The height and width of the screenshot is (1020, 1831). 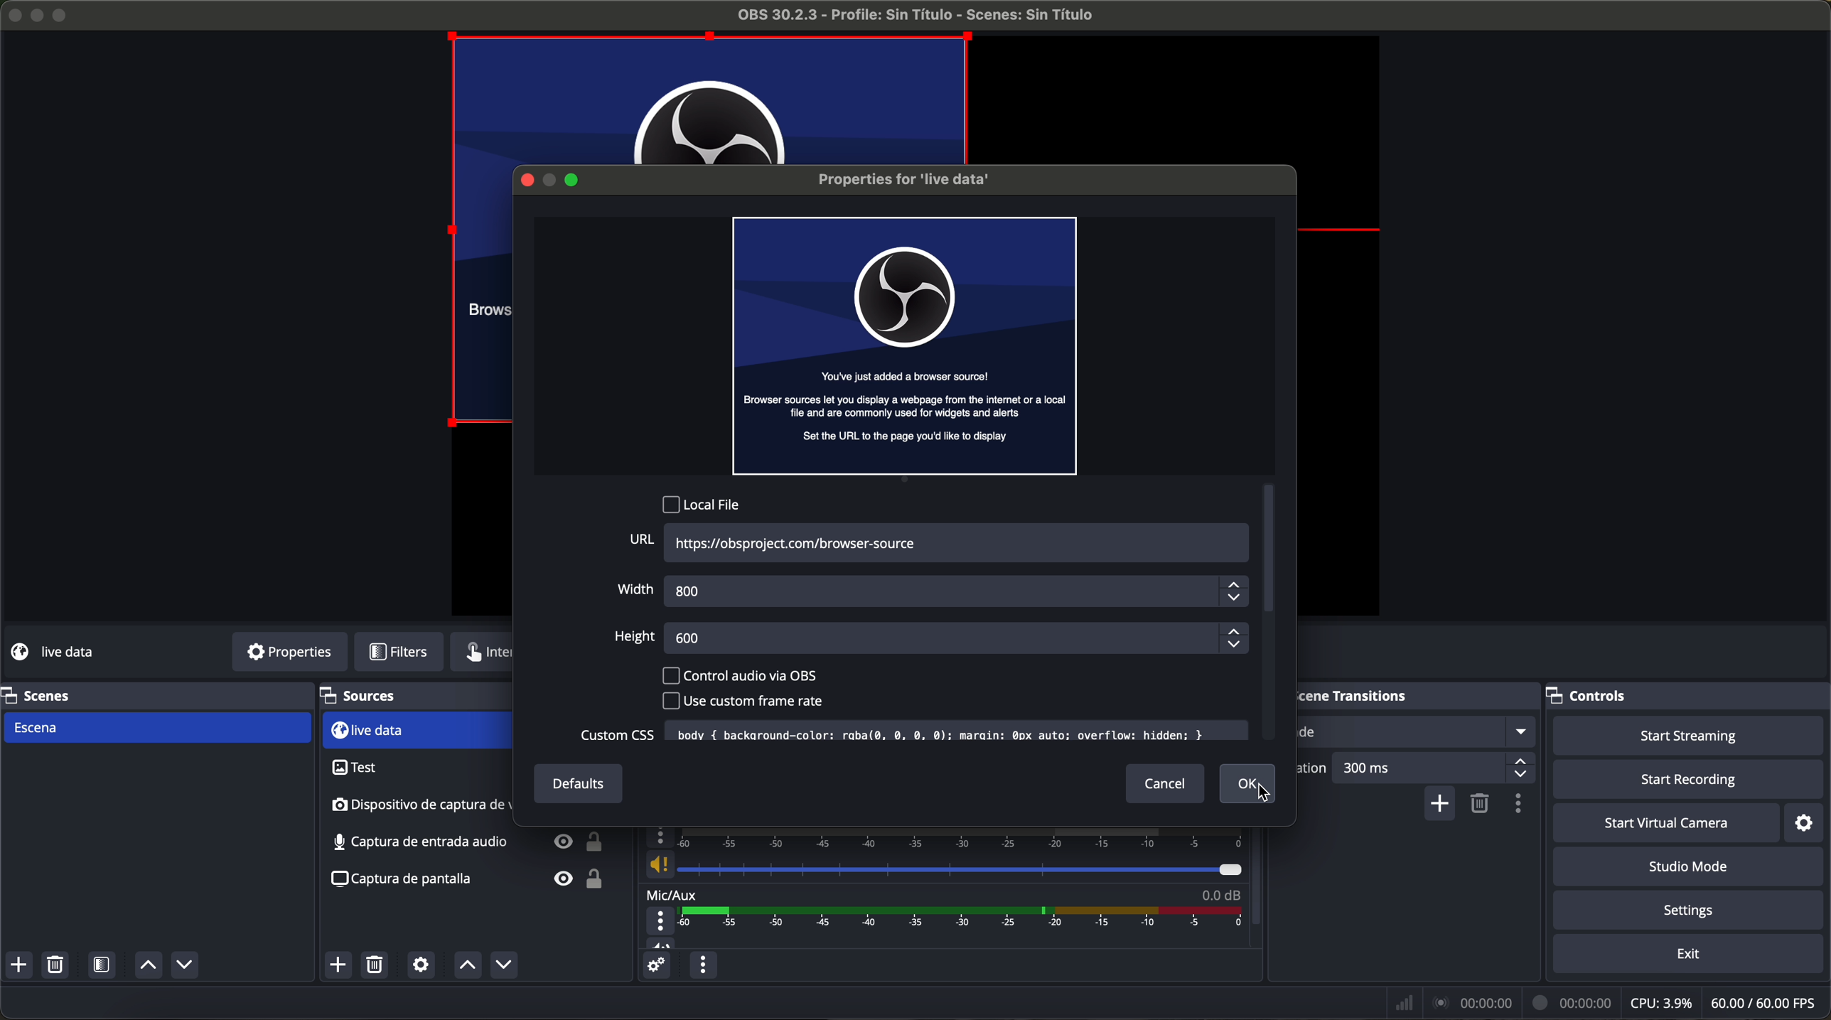 I want to click on click on OK, so click(x=1247, y=786).